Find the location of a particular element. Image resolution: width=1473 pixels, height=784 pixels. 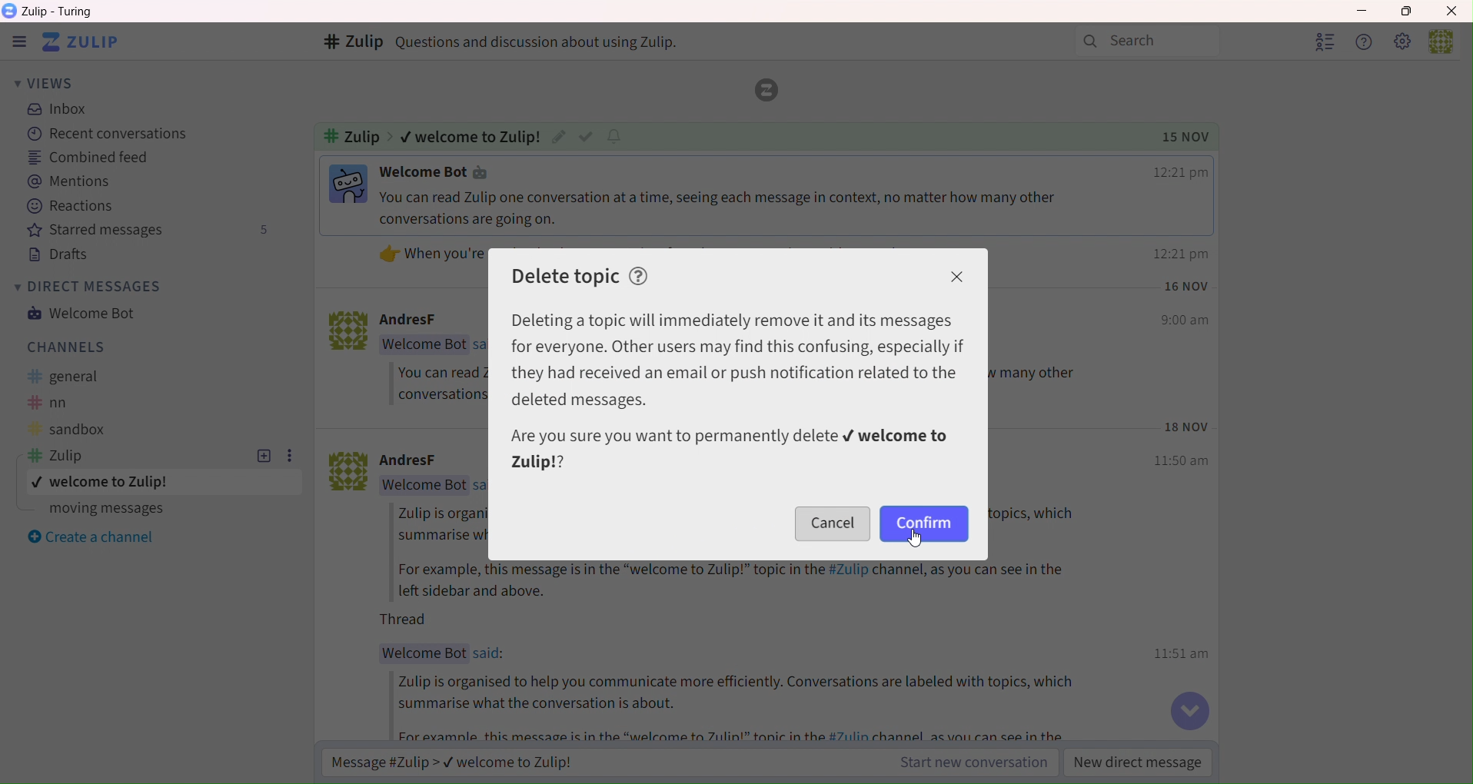

Time is located at coordinates (1189, 427).